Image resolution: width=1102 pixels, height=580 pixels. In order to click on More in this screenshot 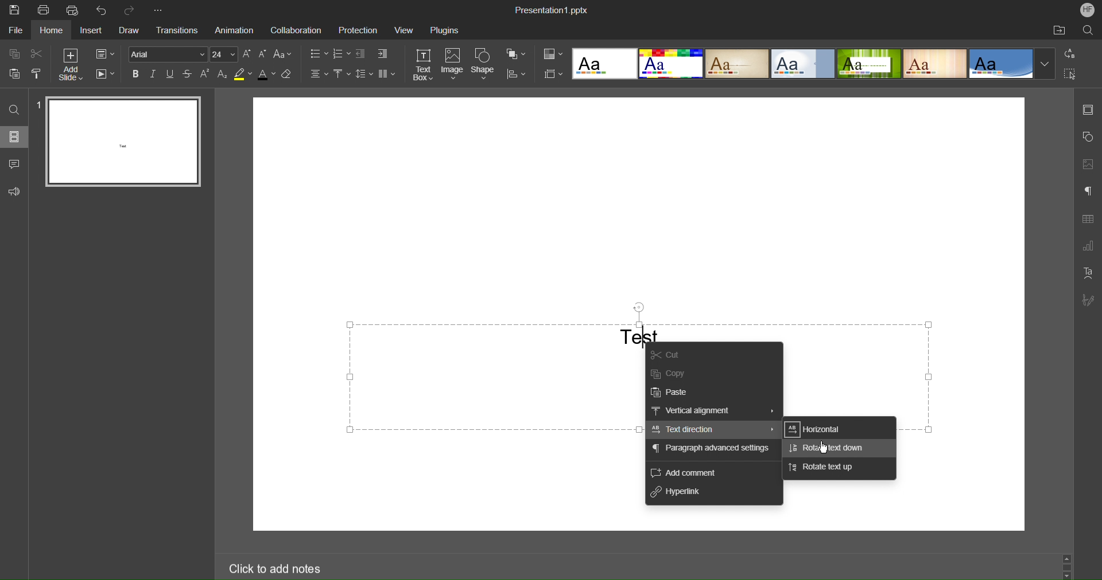, I will do `click(161, 10)`.